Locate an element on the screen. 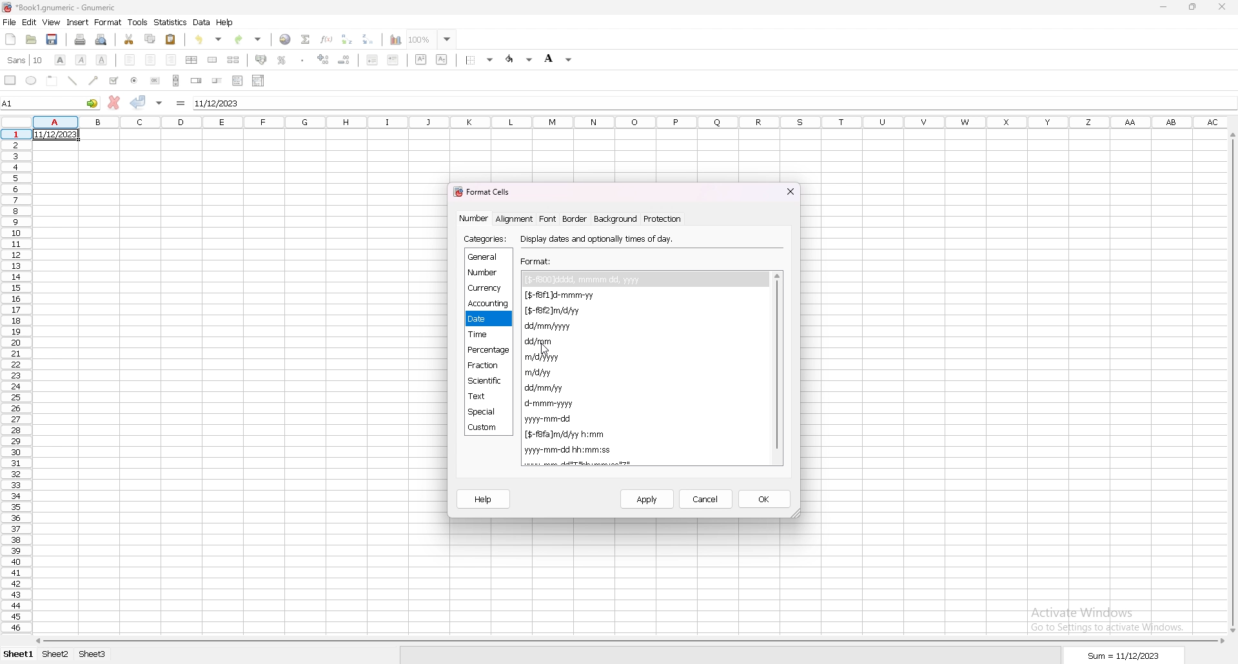 The image size is (1238, 664). tickbox is located at coordinates (115, 81).